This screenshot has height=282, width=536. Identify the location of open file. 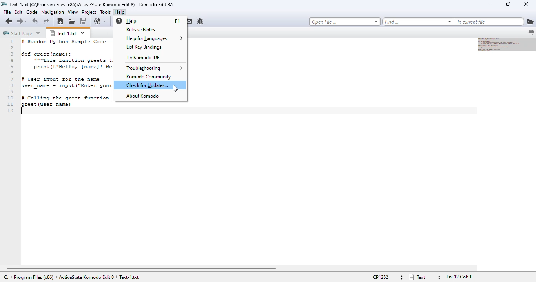
(71, 22).